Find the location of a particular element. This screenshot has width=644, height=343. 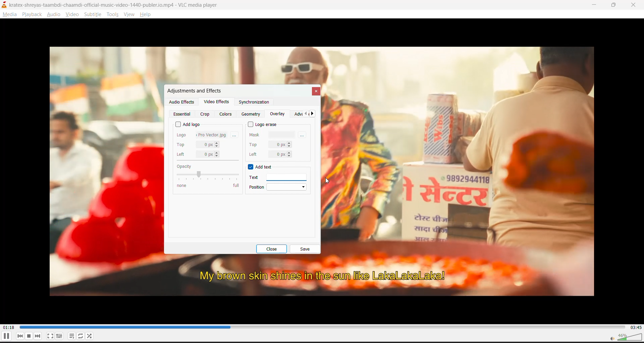

next is located at coordinates (315, 114).